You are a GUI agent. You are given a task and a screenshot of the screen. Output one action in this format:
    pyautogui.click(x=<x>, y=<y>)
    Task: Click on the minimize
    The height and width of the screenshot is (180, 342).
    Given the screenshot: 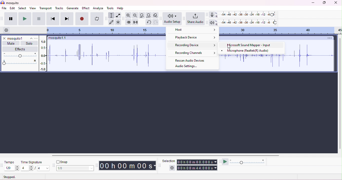 What is the action you would take?
    pyautogui.click(x=312, y=3)
    